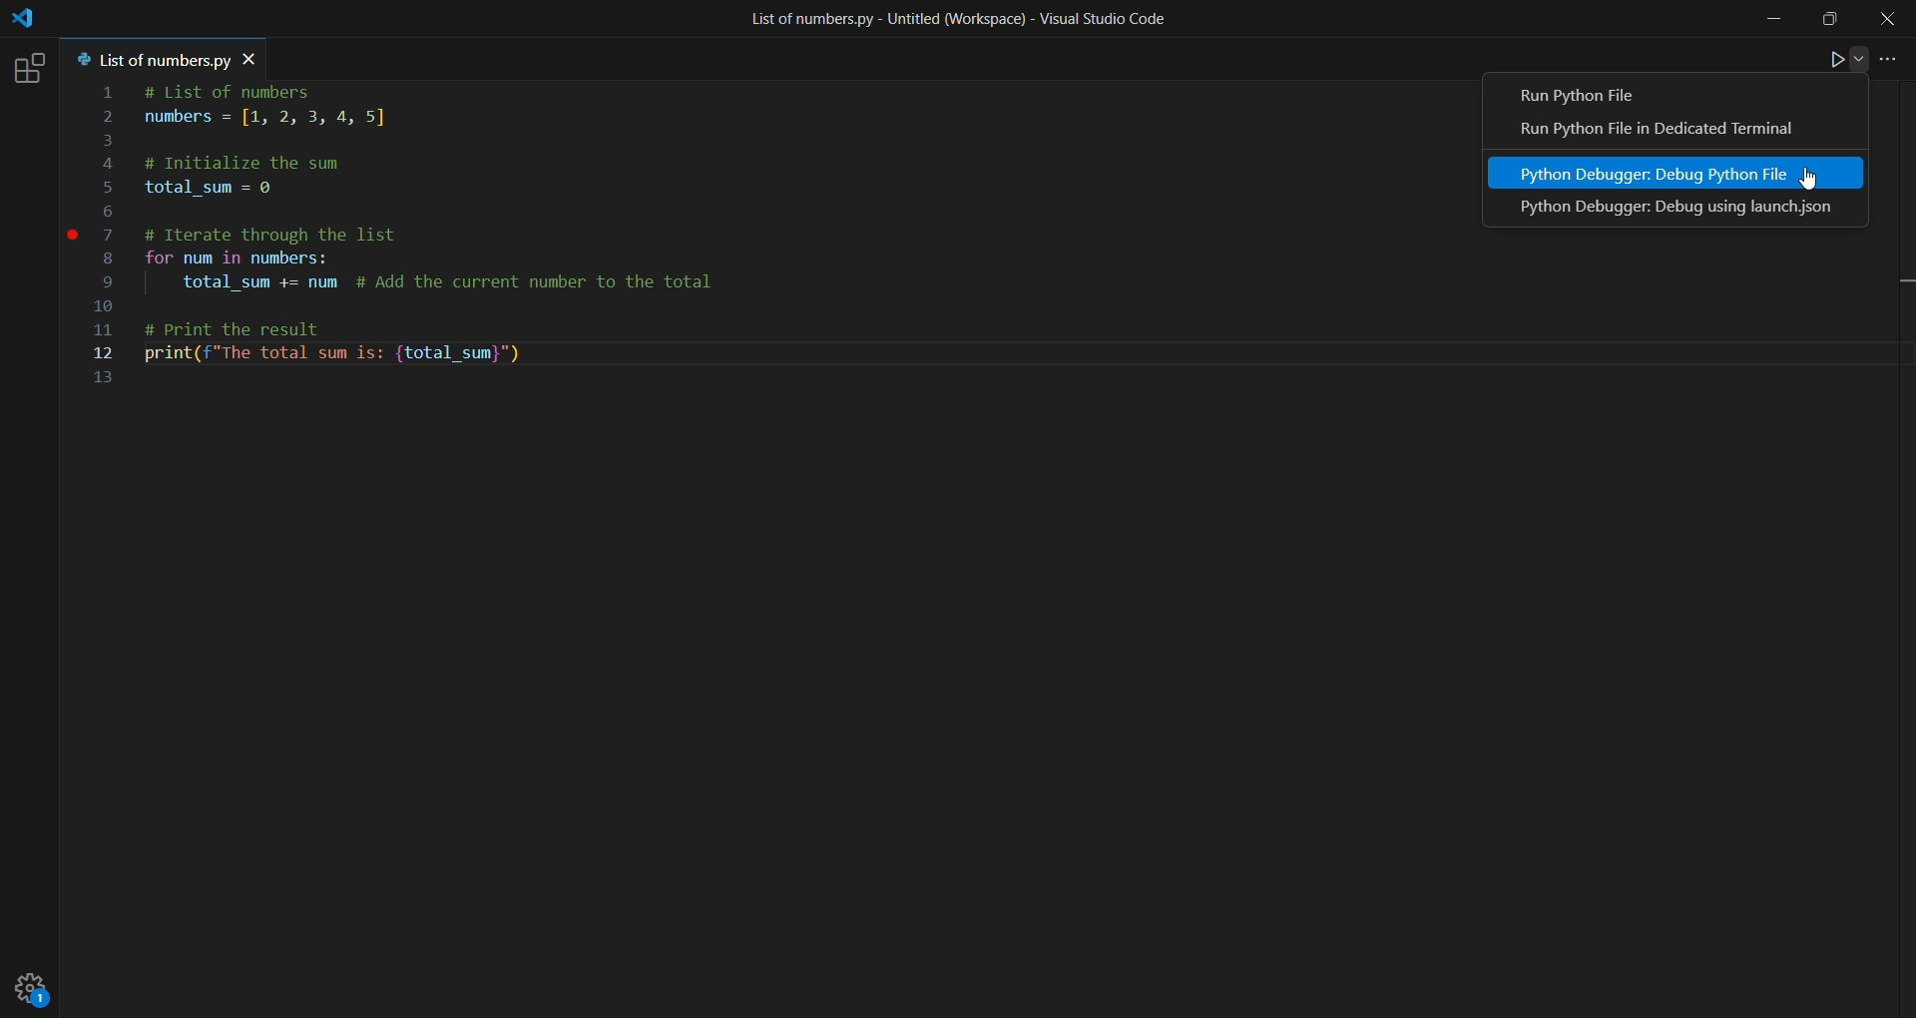  What do you see at coordinates (253, 58) in the screenshot?
I see `close tab` at bounding box center [253, 58].